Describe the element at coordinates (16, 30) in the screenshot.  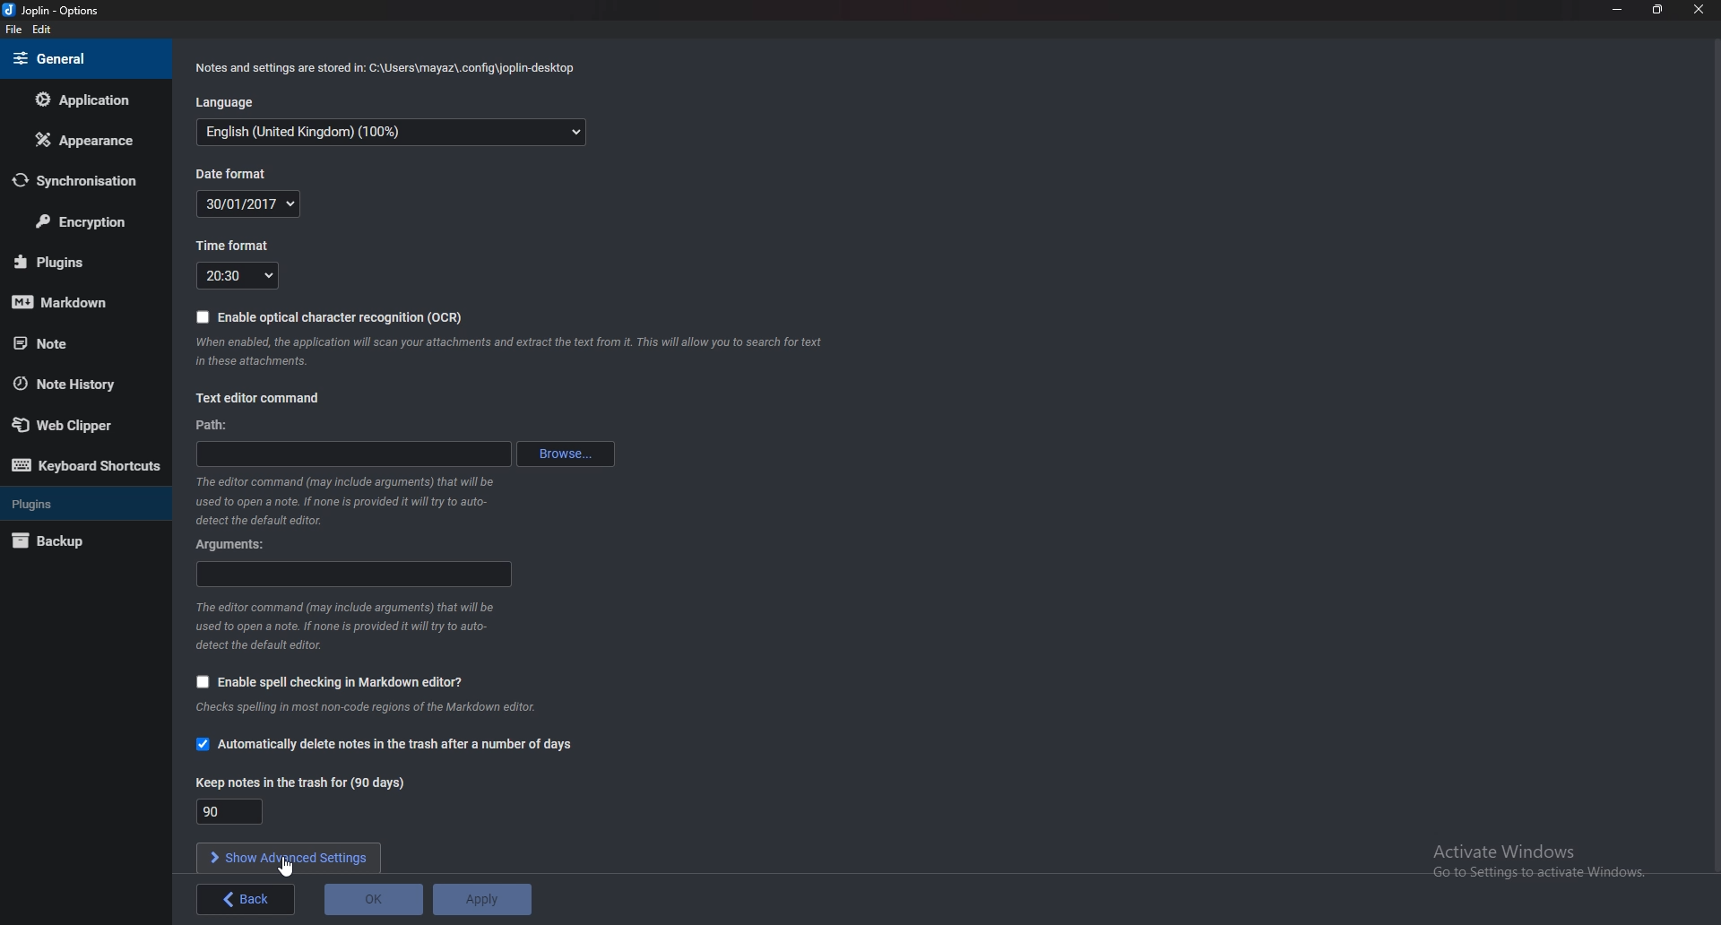
I see `file` at that location.